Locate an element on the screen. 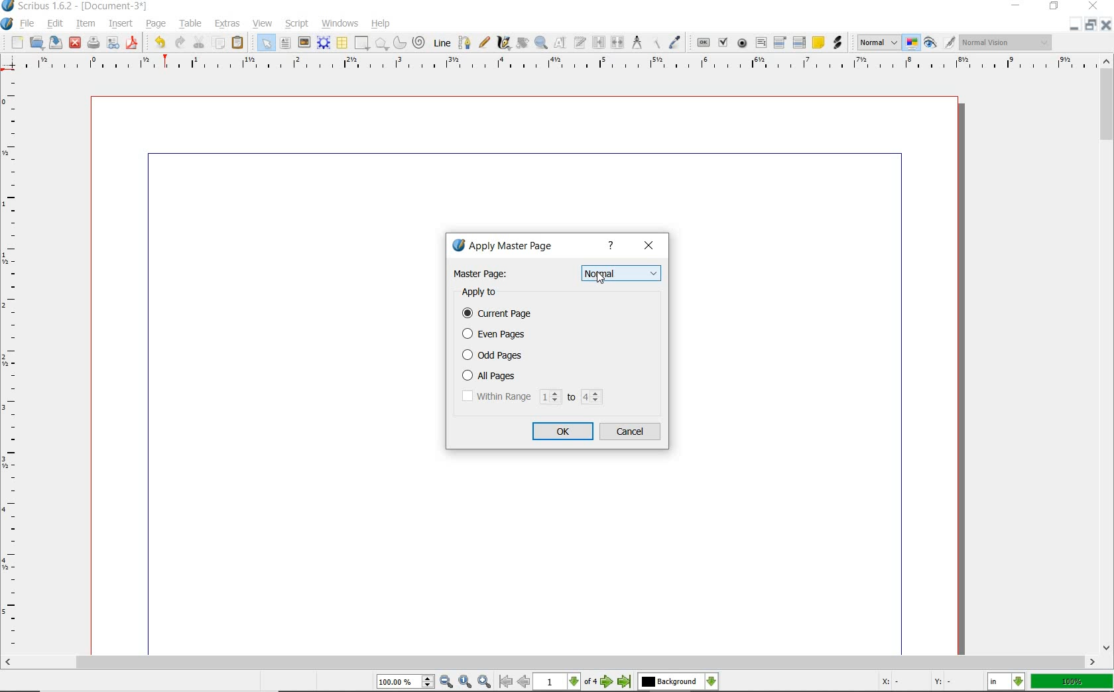  1 of 4 is located at coordinates (567, 683).